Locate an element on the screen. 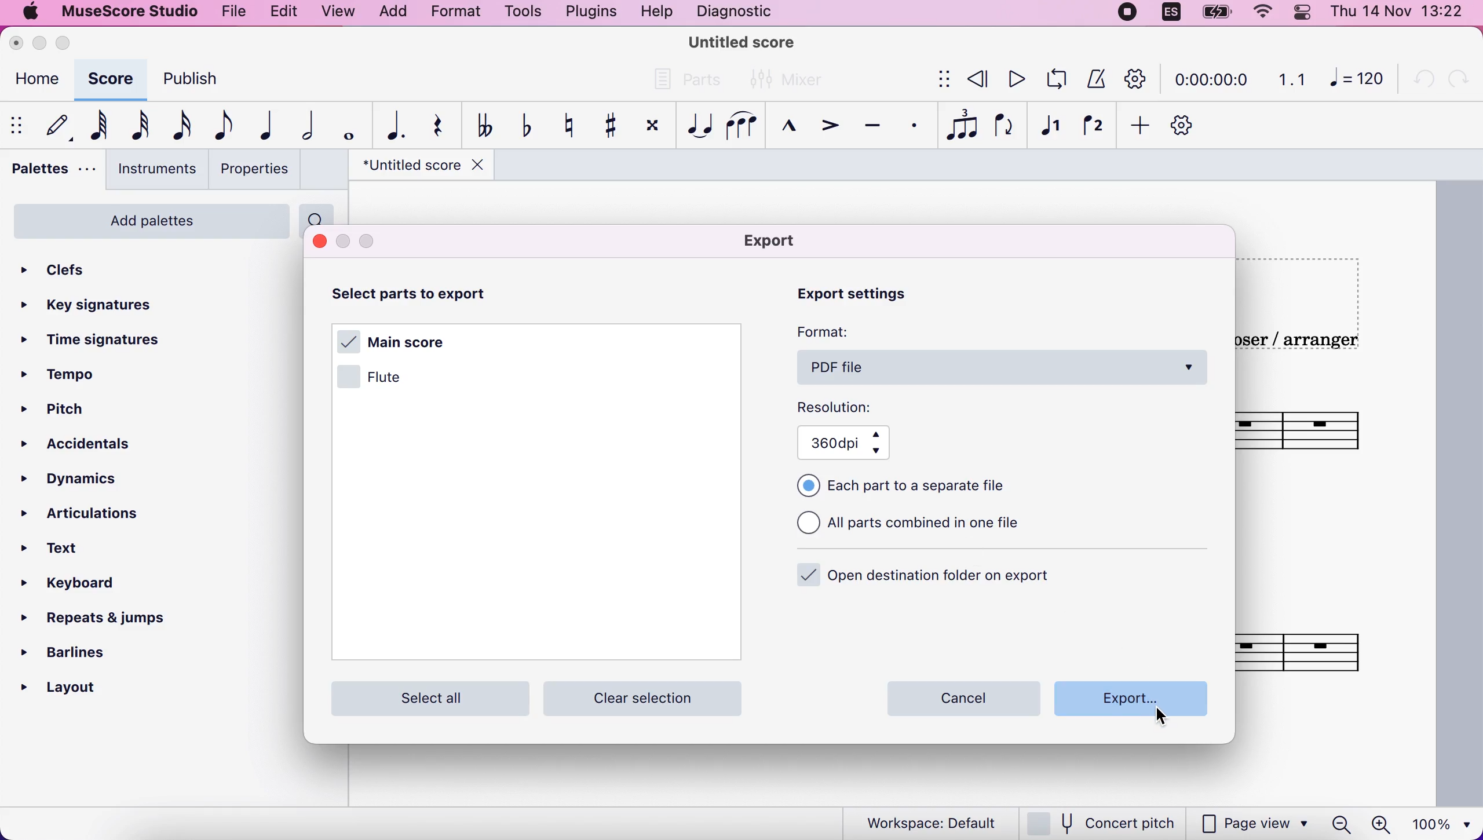 Image resolution: width=1483 pixels, height=840 pixels. 32nd note is located at coordinates (138, 125).